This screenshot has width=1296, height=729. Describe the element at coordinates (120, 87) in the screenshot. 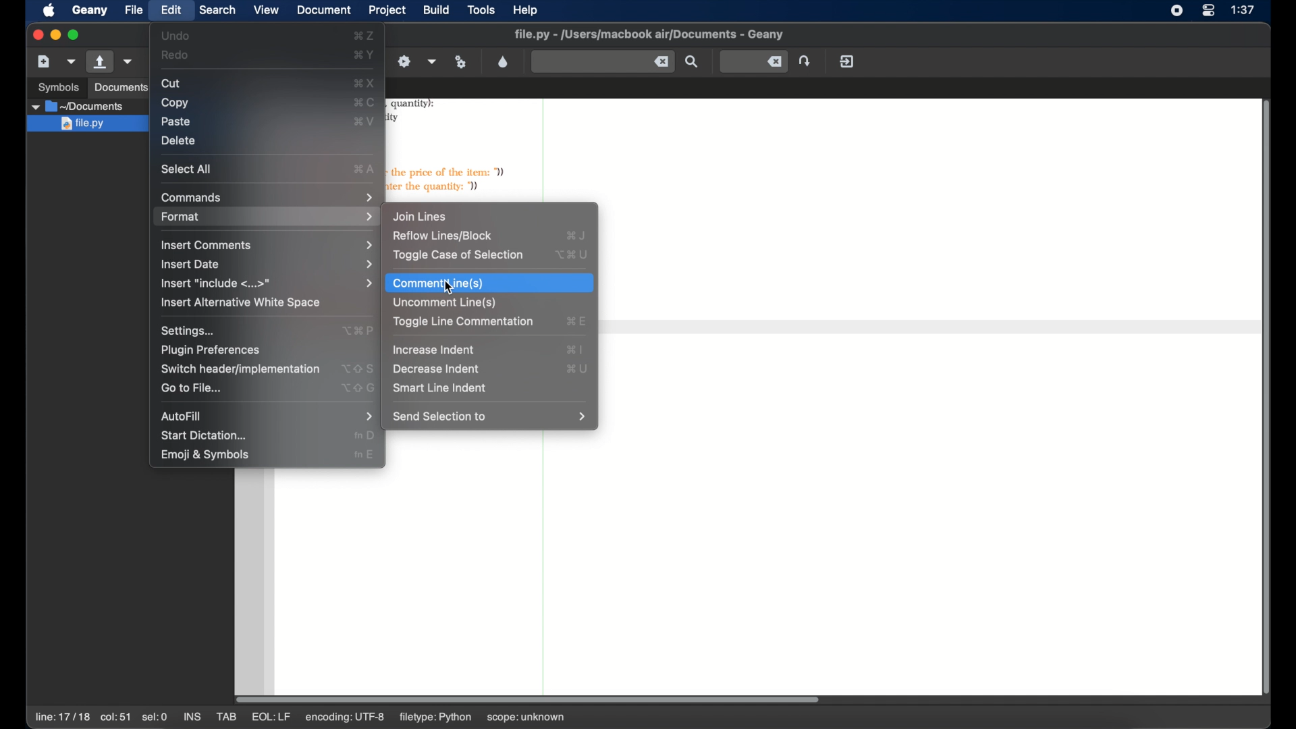

I see `documents` at that location.